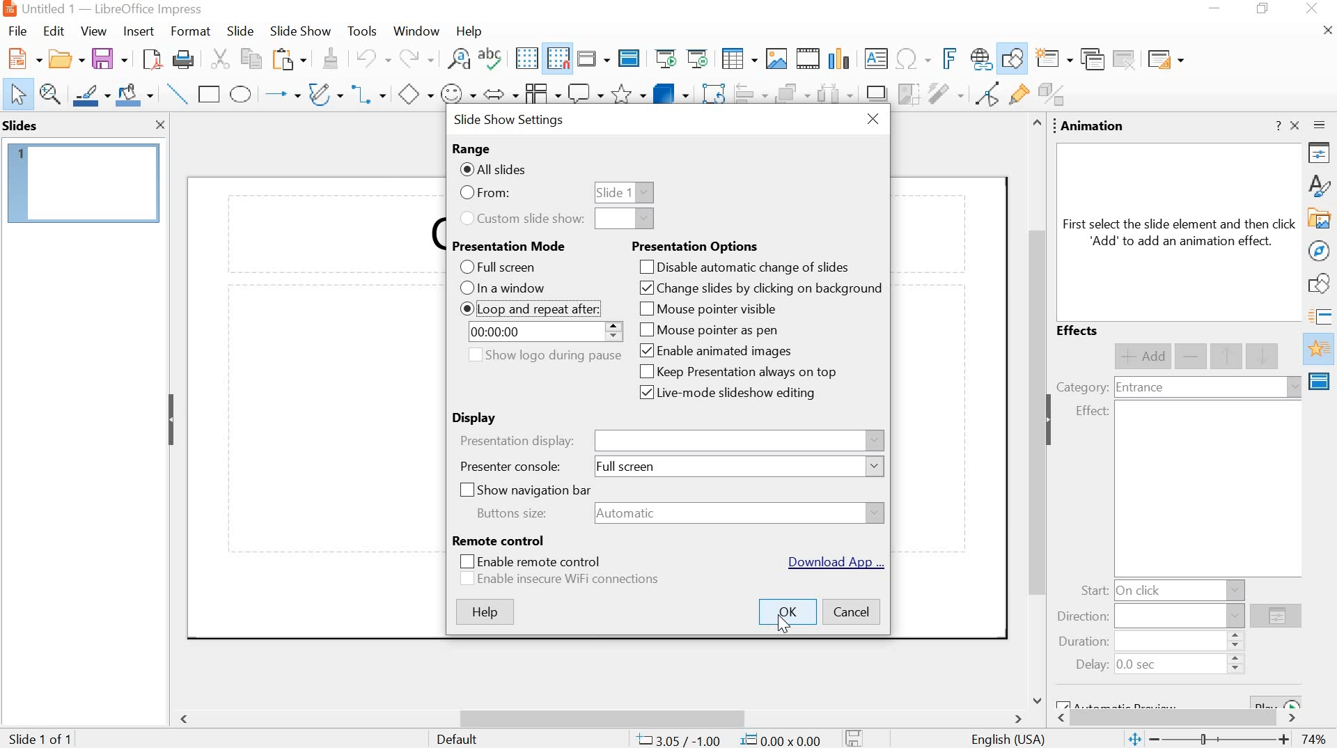 The height and width of the screenshot is (748, 1337). I want to click on view menu, so click(93, 31).